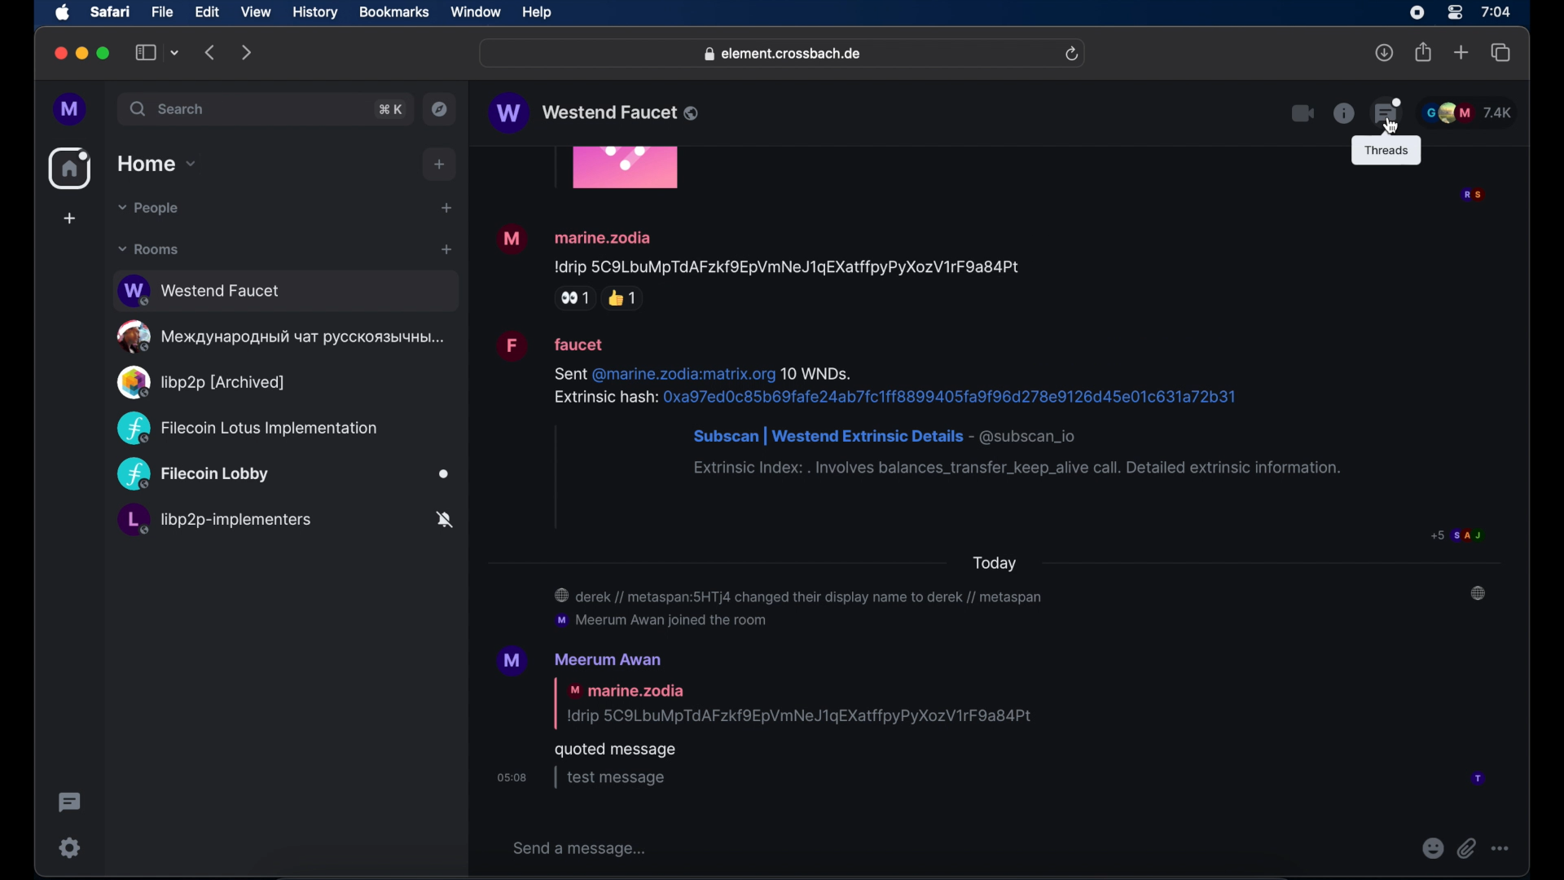 This screenshot has height=880, width=1564. I want to click on W Westend Faucet ®, so click(604, 115).